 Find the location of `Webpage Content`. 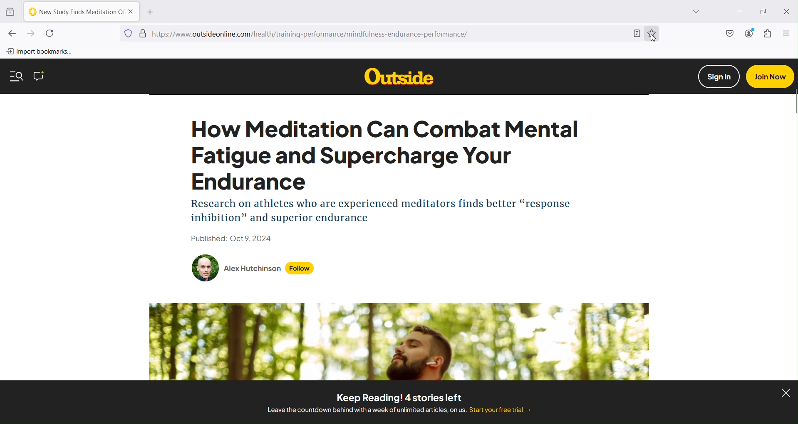

Webpage Content is located at coordinates (386, 182).